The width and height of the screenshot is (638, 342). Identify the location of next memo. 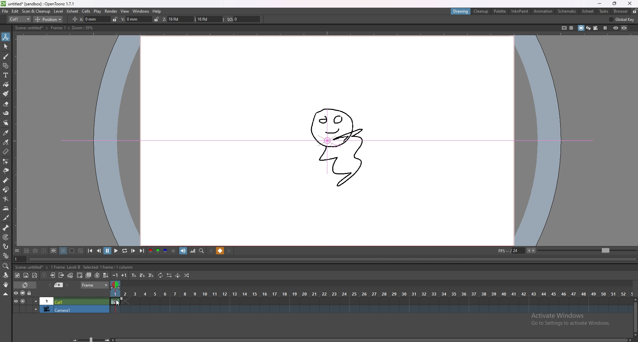
(67, 285).